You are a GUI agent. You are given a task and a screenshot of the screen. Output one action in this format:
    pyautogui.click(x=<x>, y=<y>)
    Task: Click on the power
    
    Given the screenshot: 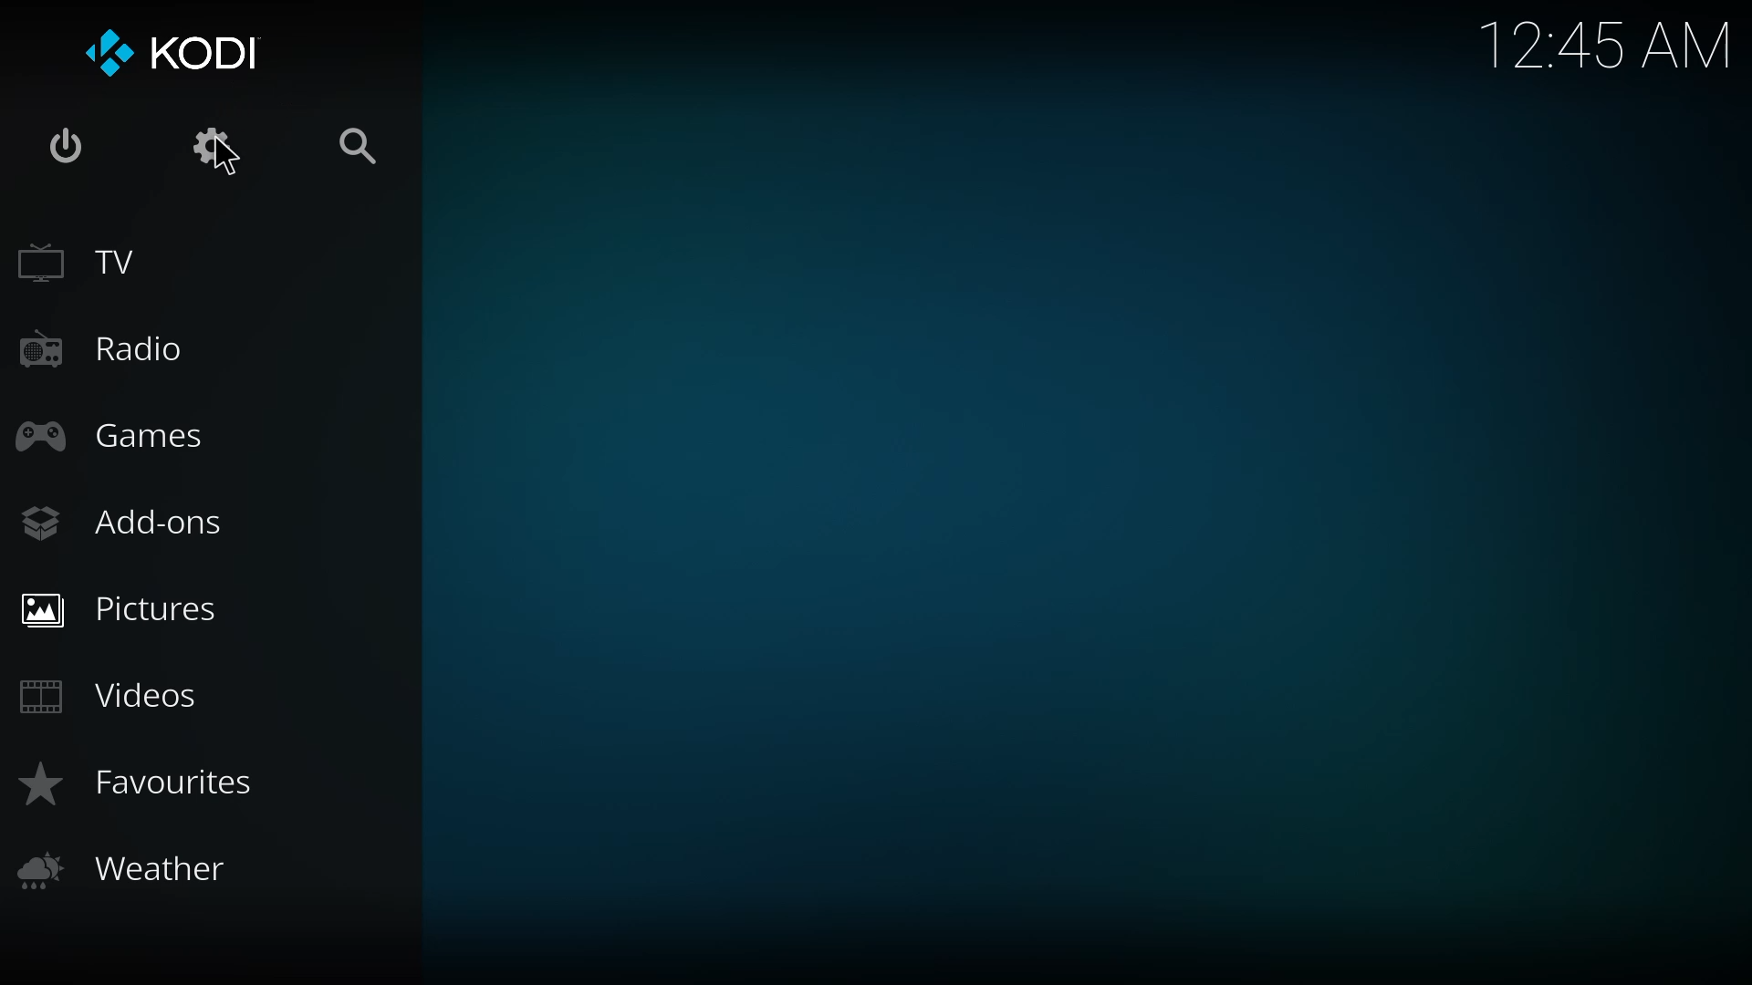 What is the action you would take?
    pyautogui.click(x=67, y=143)
    